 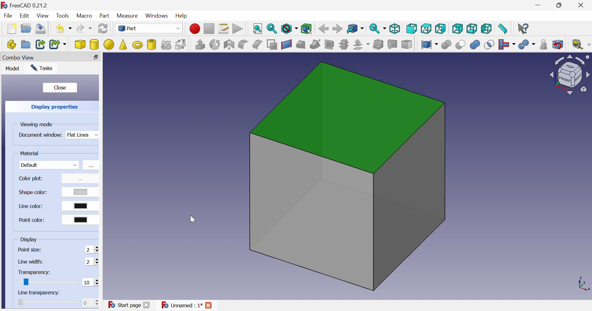 I want to click on Chamfer, so click(x=258, y=44).